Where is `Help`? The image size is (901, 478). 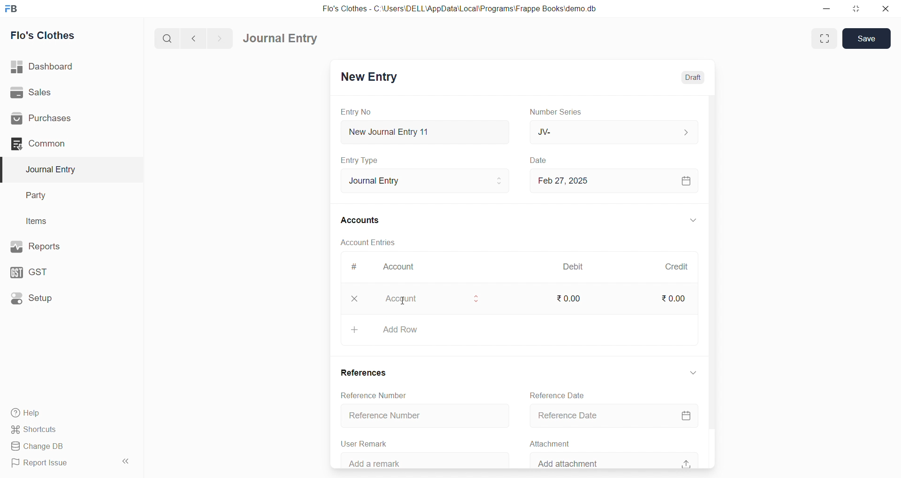
Help is located at coordinates (59, 414).